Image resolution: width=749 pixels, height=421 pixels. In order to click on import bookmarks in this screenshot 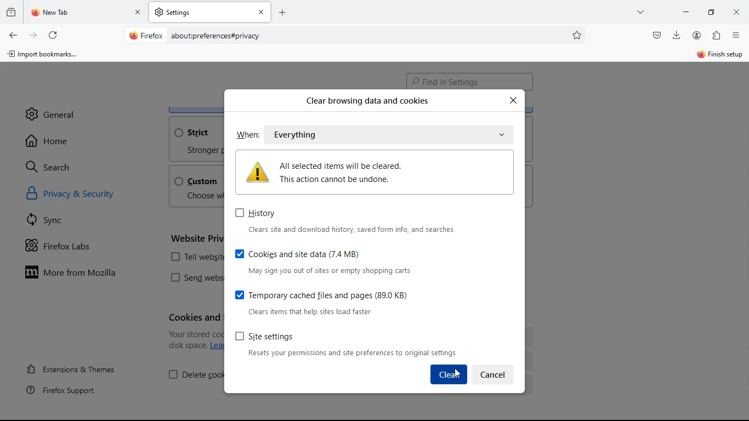, I will do `click(46, 56)`.